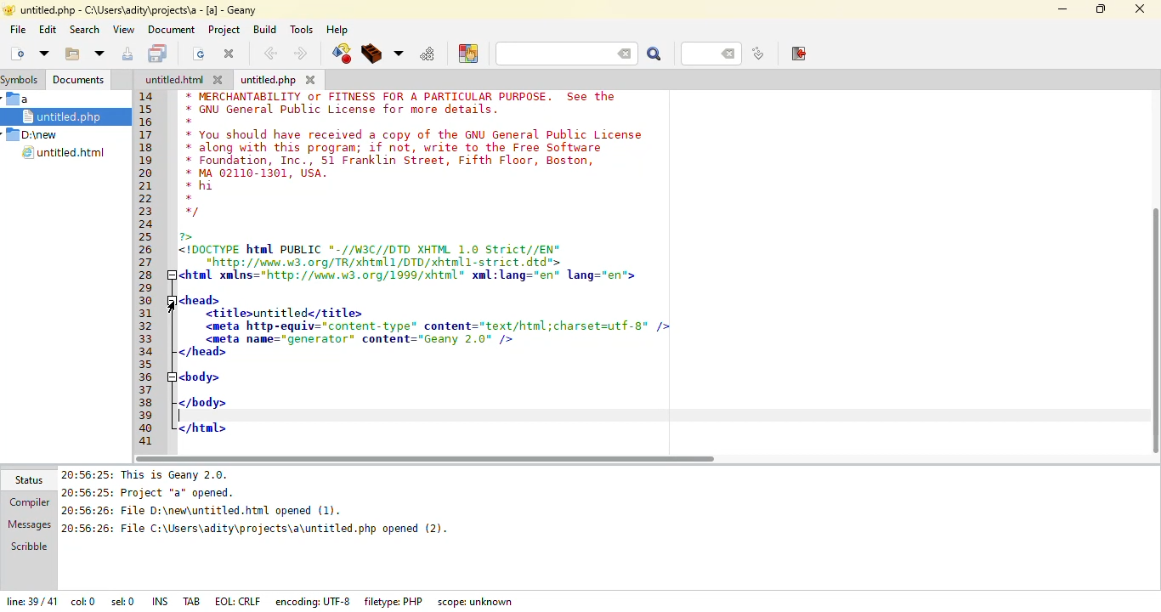  Describe the element at coordinates (549, 54) in the screenshot. I see `search` at that location.